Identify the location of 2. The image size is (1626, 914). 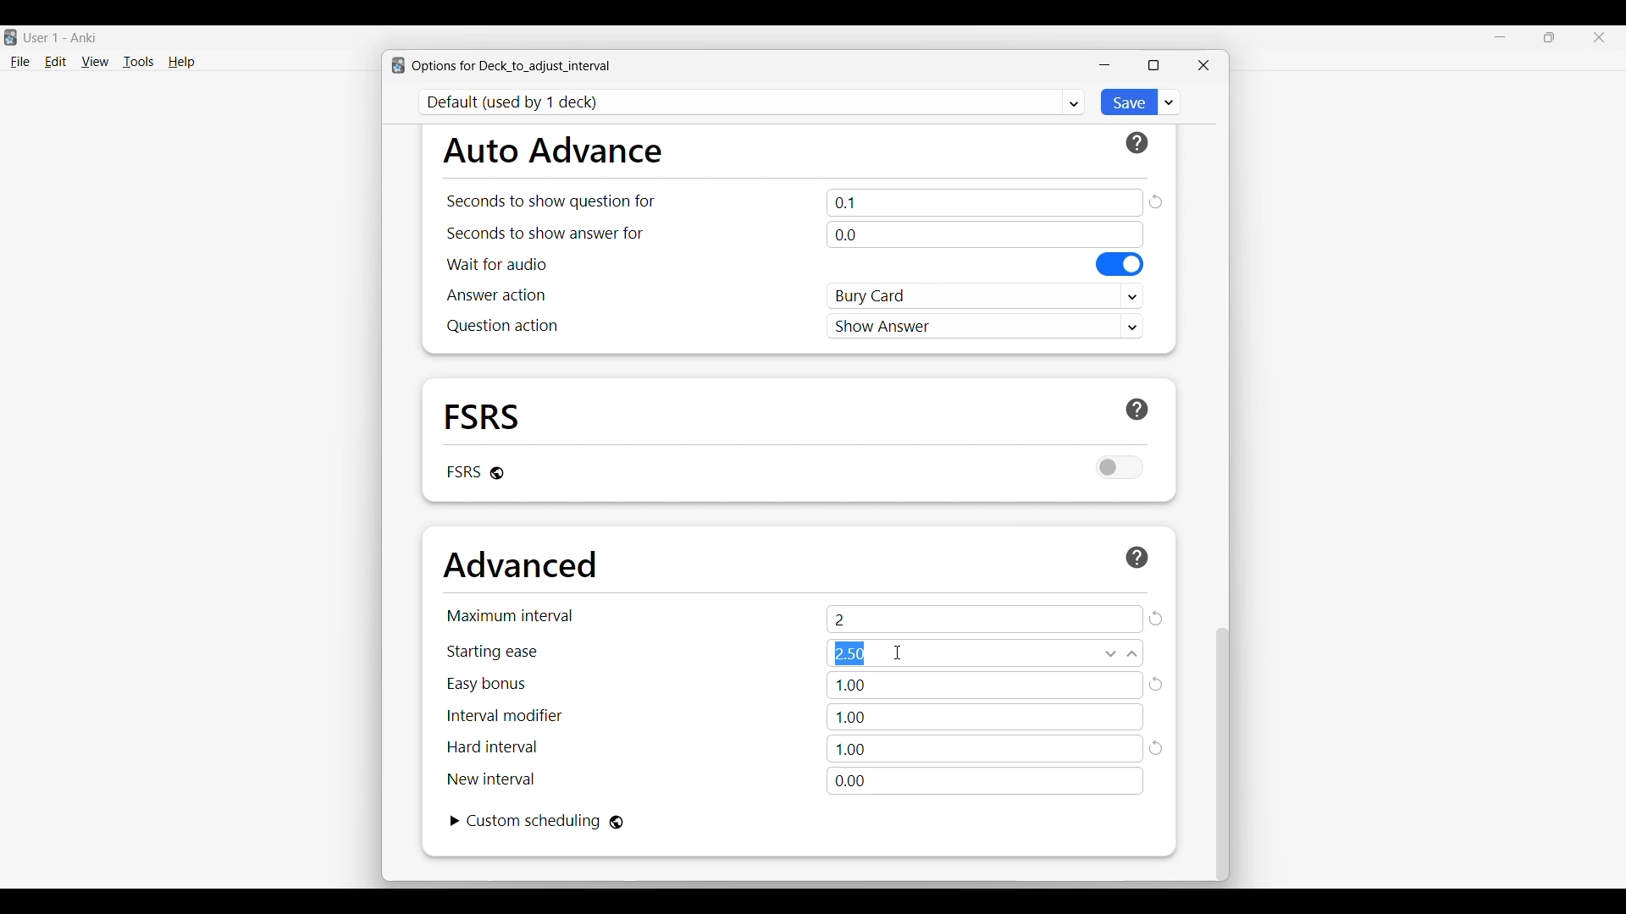
(985, 619).